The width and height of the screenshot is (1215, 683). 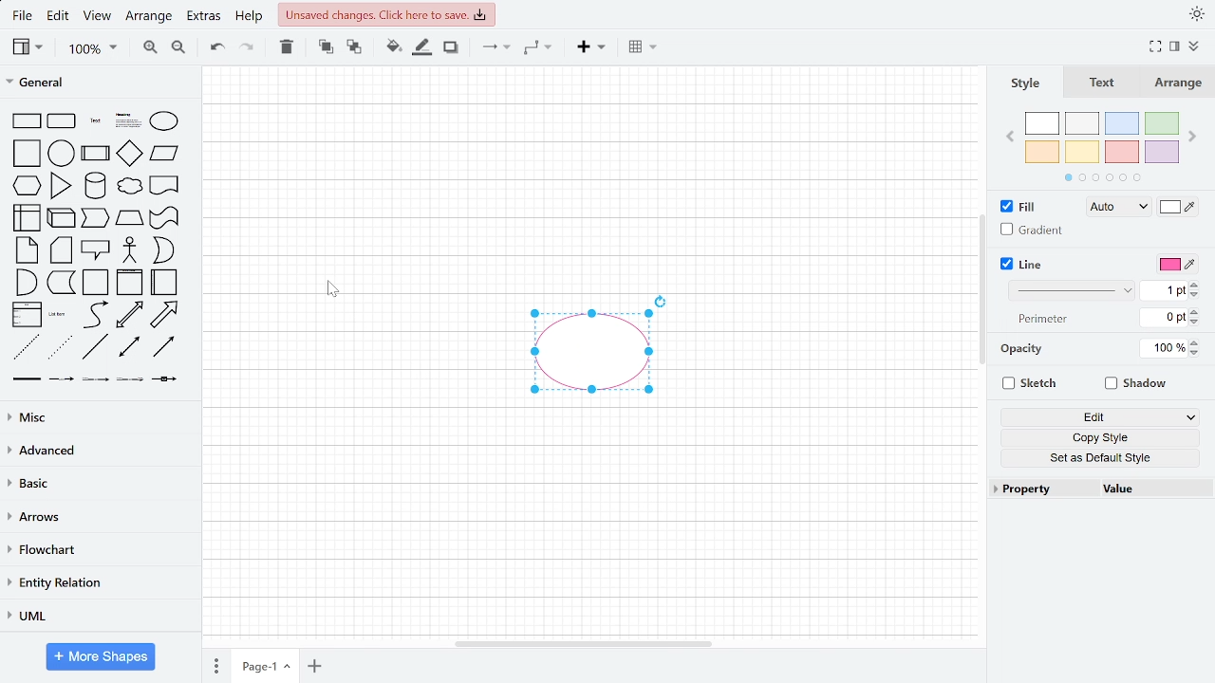 I want to click on entity relation, so click(x=94, y=584).